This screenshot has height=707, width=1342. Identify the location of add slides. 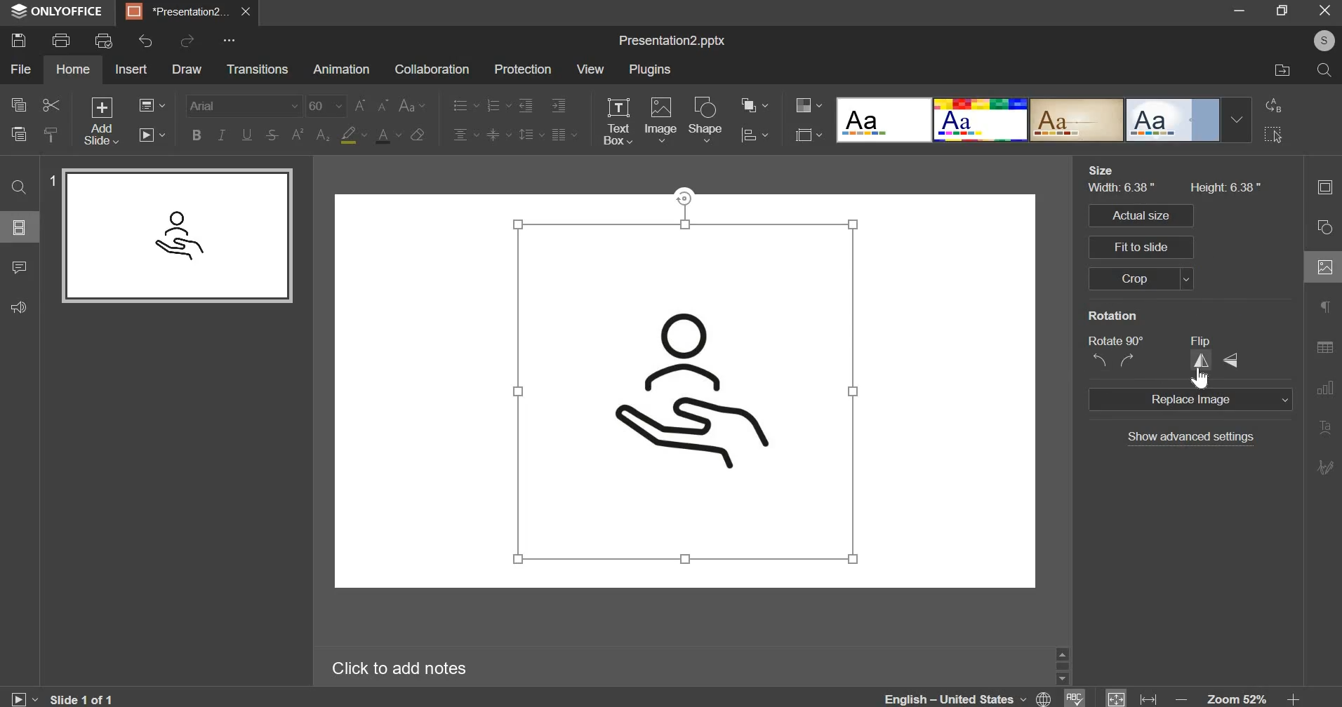
(101, 121).